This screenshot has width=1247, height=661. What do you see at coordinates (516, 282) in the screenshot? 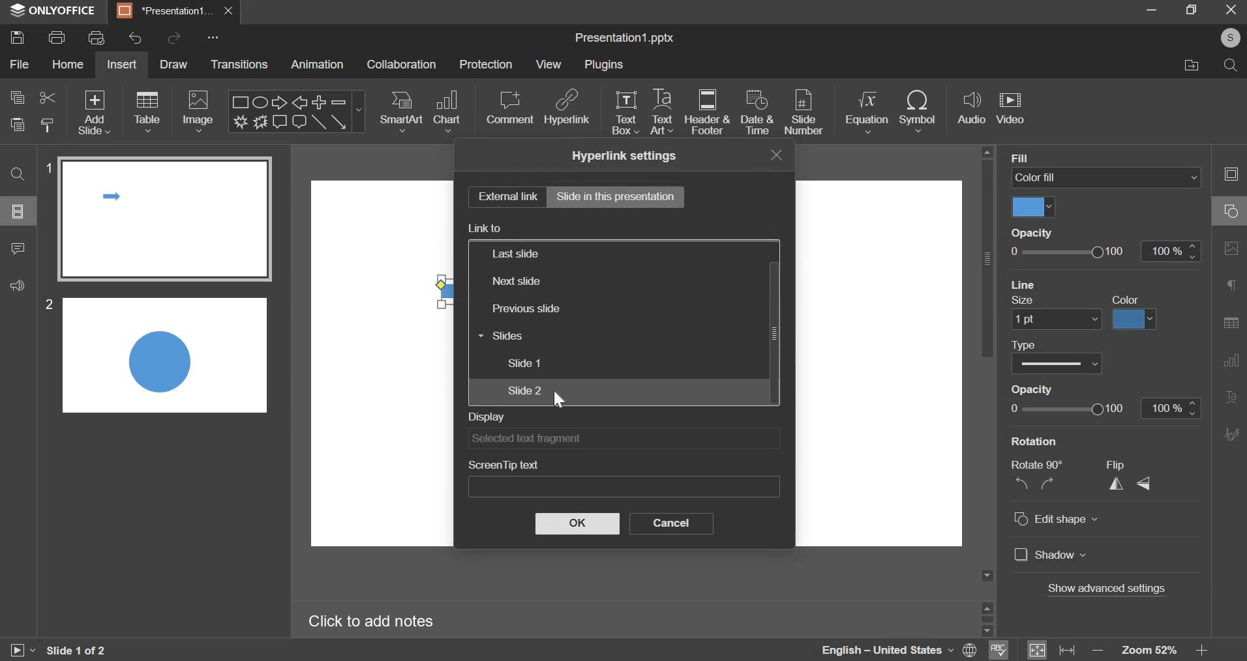
I see `next slide` at bounding box center [516, 282].